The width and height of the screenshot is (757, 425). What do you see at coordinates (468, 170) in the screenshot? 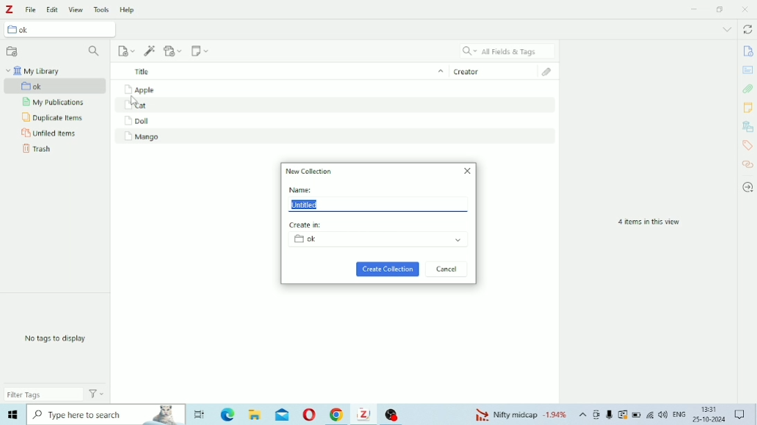
I see `Close` at bounding box center [468, 170].